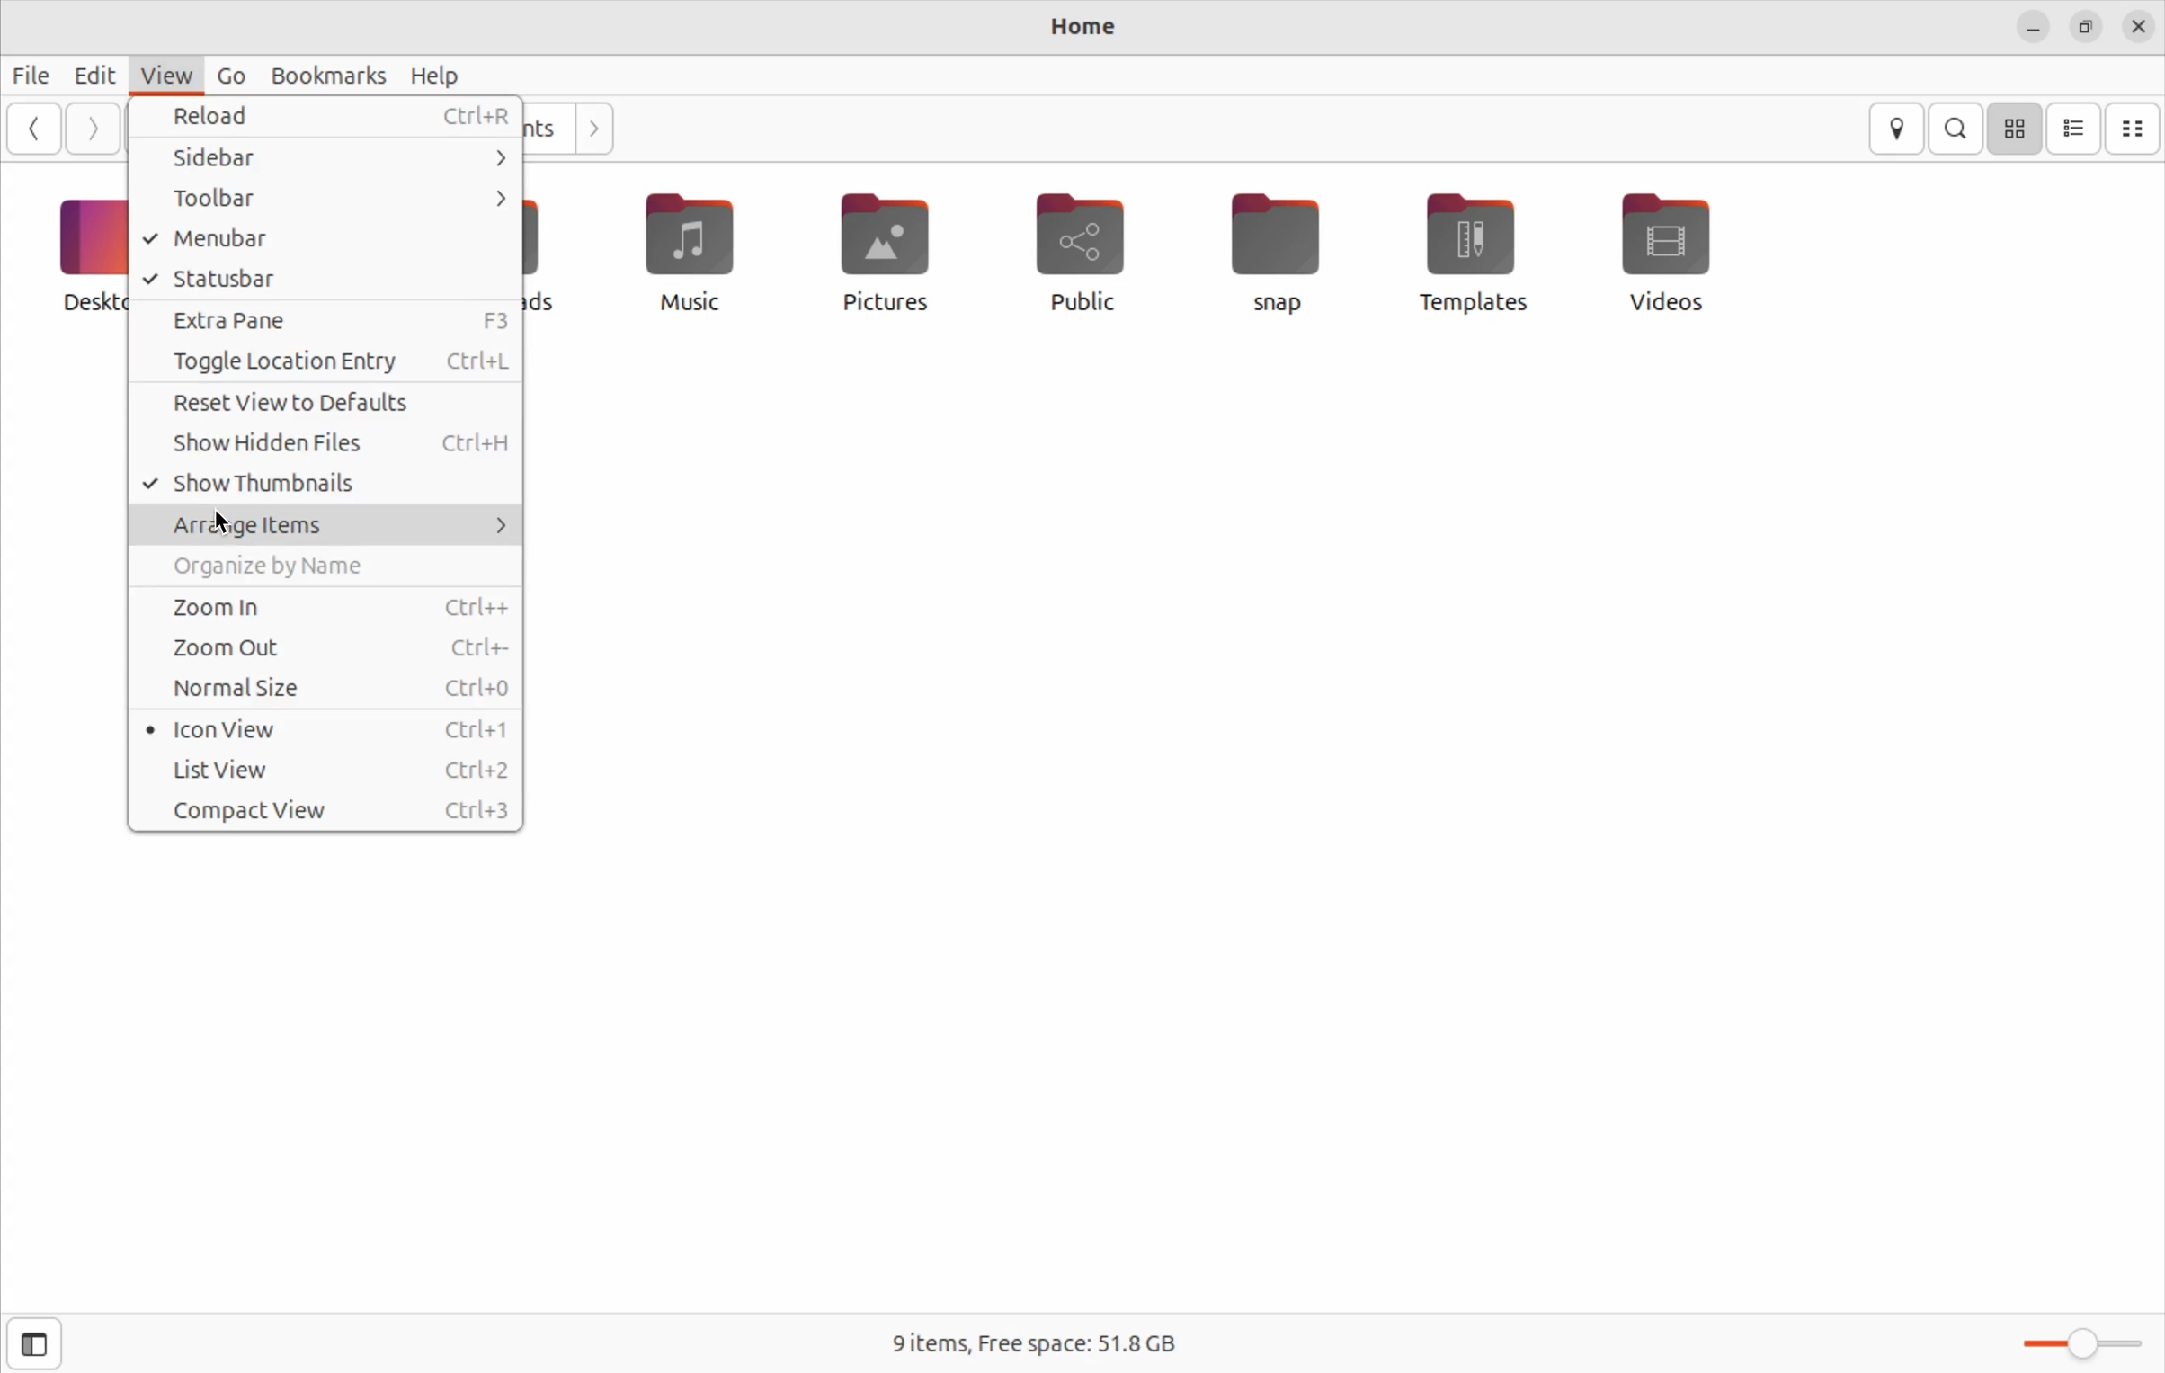 This screenshot has width=2165, height=1373. I want to click on free space, so click(1028, 1343).